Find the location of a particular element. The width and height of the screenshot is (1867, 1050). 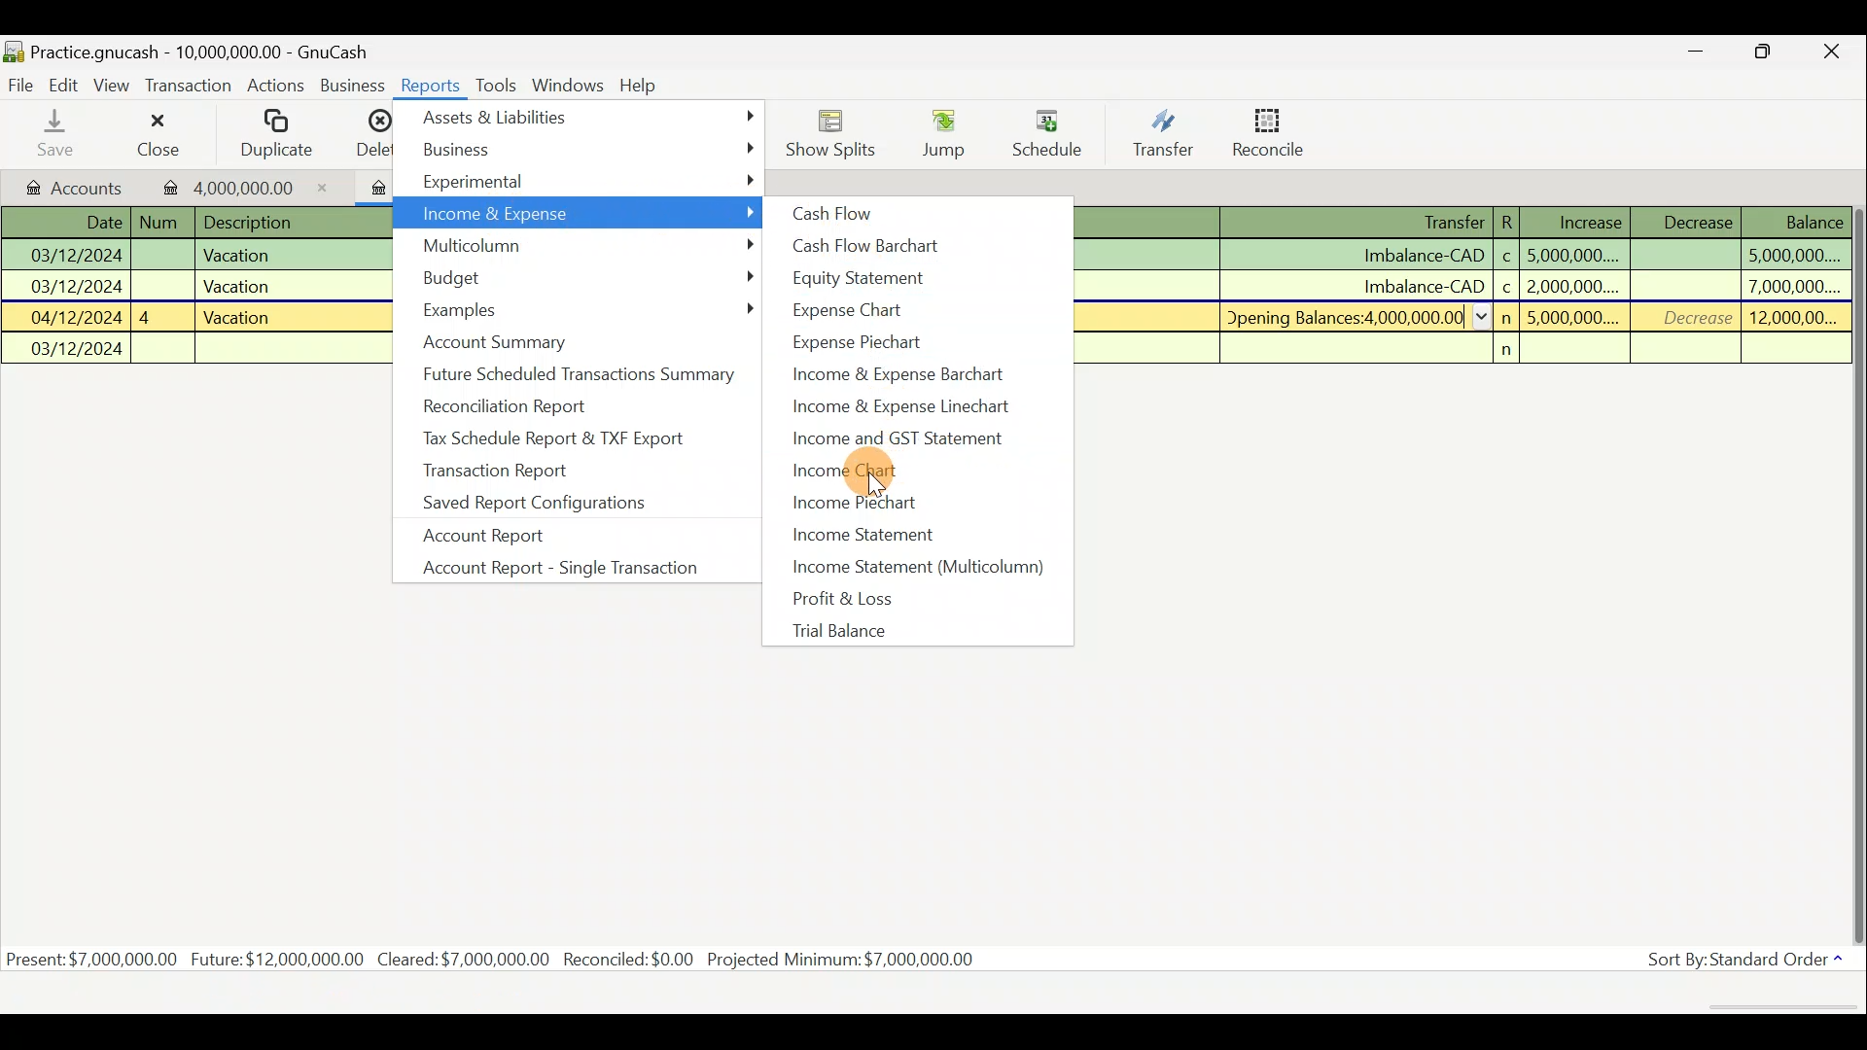

Account report is located at coordinates (488, 537).